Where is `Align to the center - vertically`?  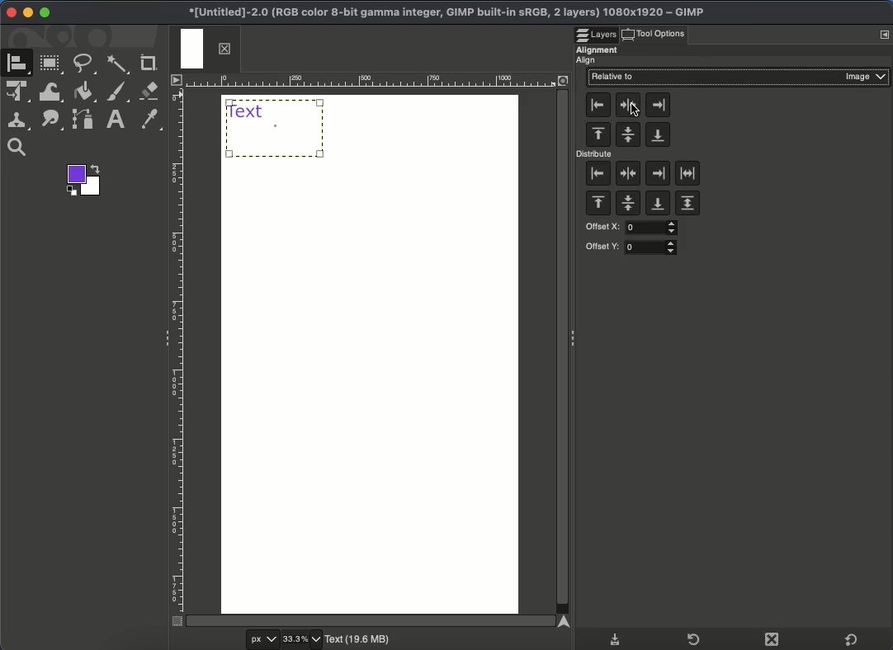
Align to the center - vertically is located at coordinates (629, 105).